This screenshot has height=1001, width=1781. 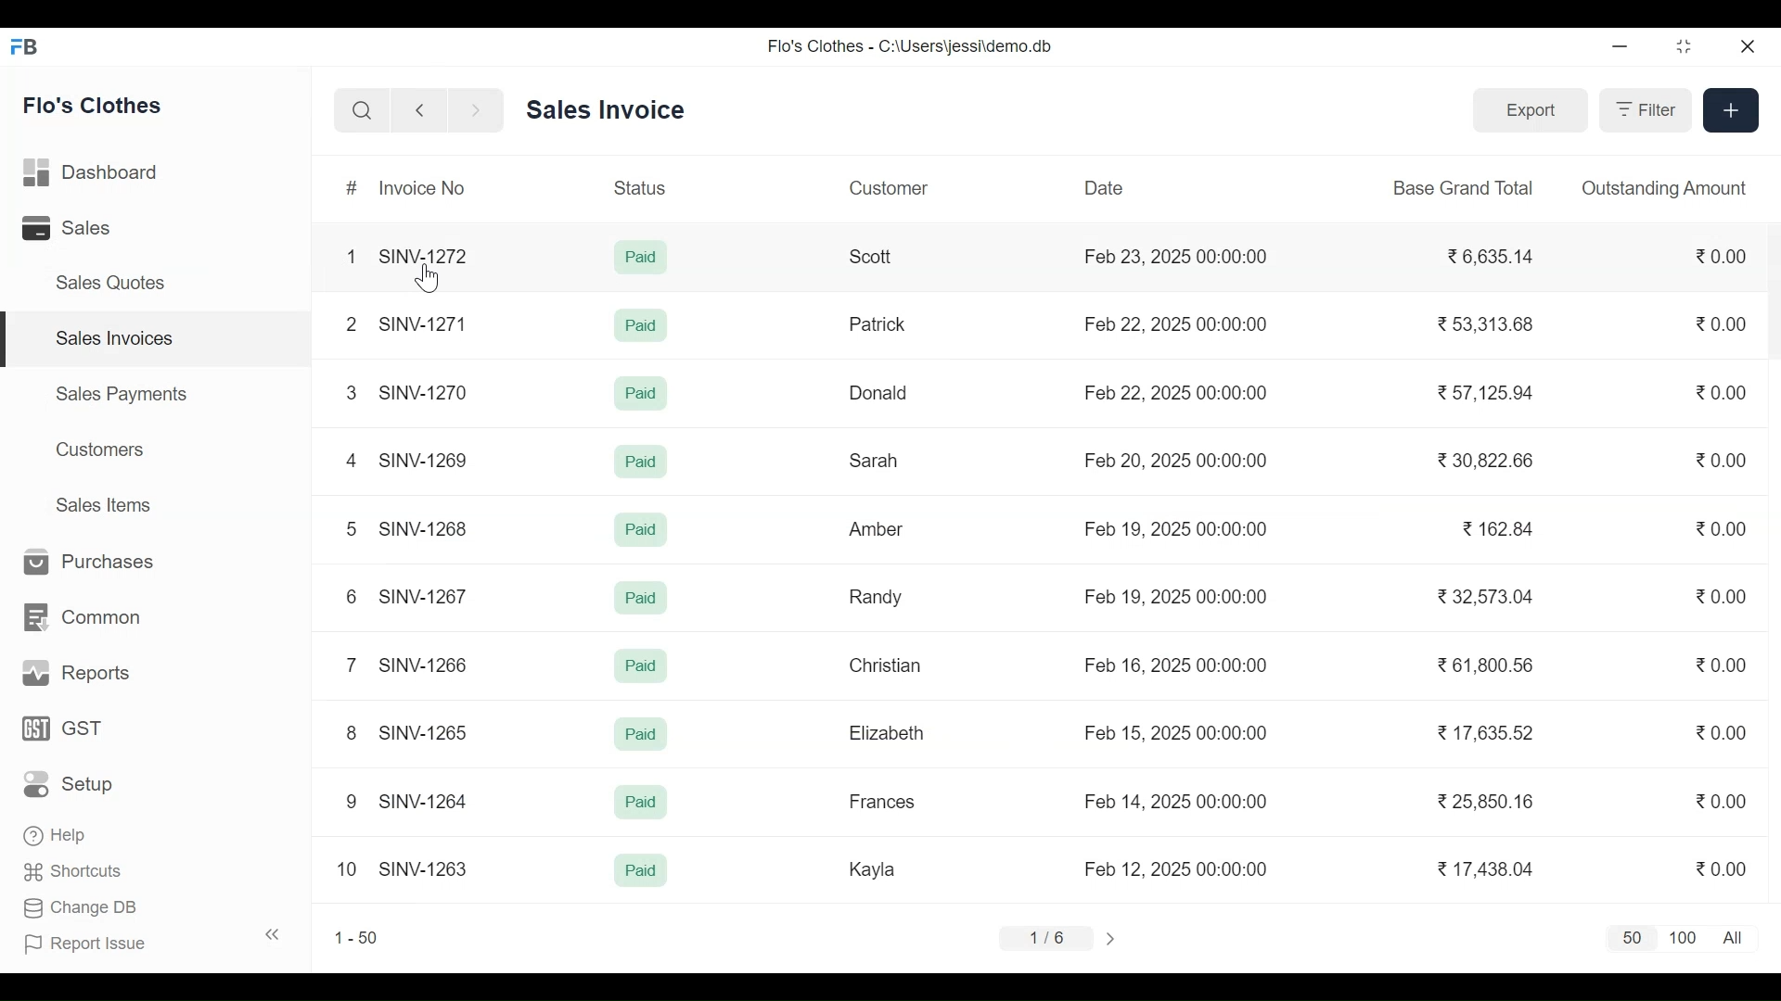 What do you see at coordinates (1176, 324) in the screenshot?
I see `Feb 22, 2025 00:00:00` at bounding box center [1176, 324].